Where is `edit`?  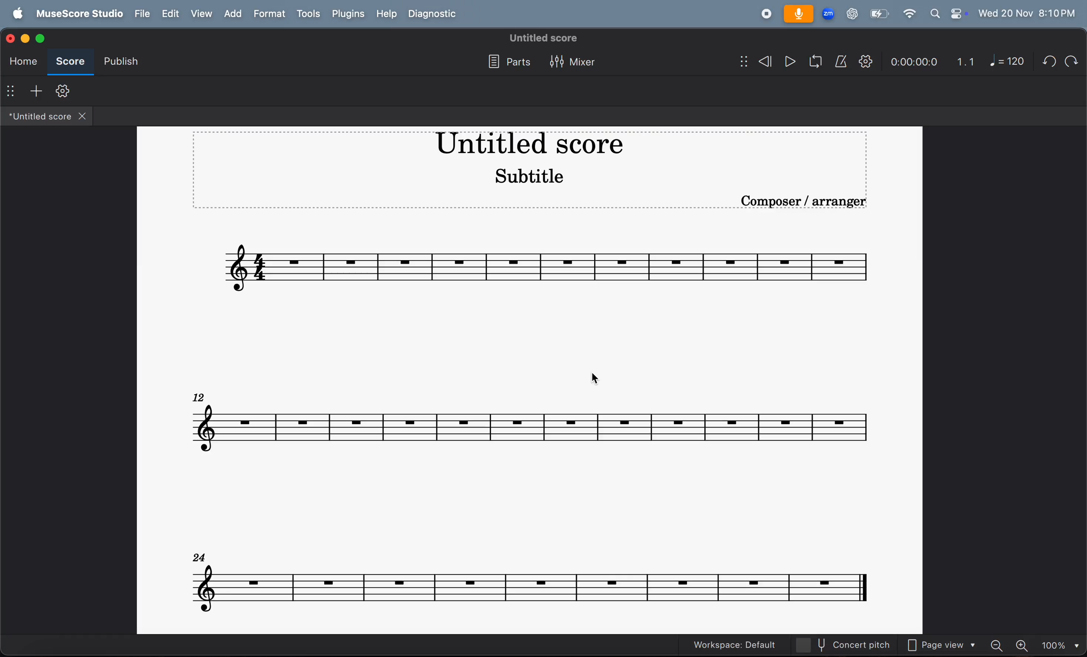 edit is located at coordinates (172, 14).